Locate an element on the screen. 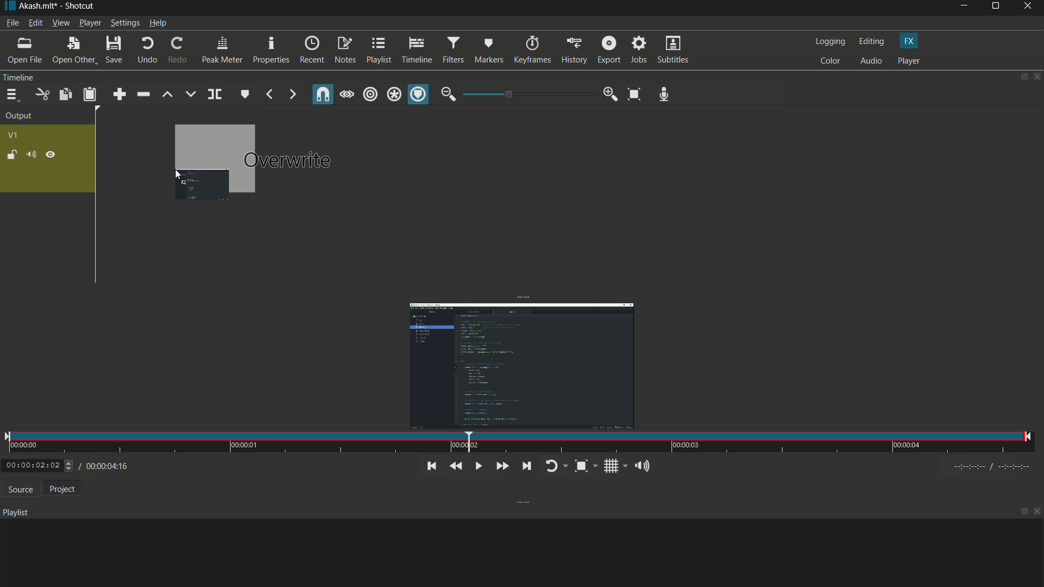 Image resolution: width=1044 pixels, height=587 pixels. editing is located at coordinates (871, 41).